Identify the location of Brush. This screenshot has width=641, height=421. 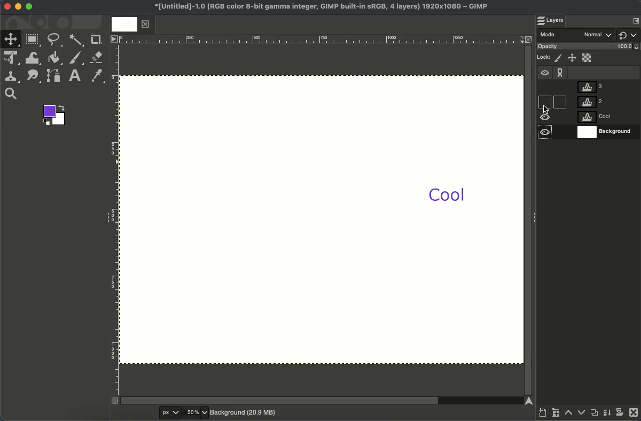
(76, 58).